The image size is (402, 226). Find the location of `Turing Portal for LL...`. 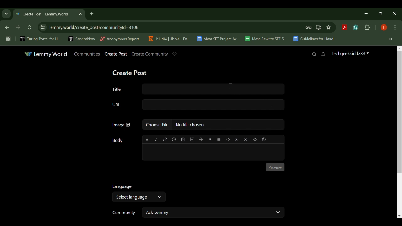

Turing Portal for LL... is located at coordinates (41, 40).